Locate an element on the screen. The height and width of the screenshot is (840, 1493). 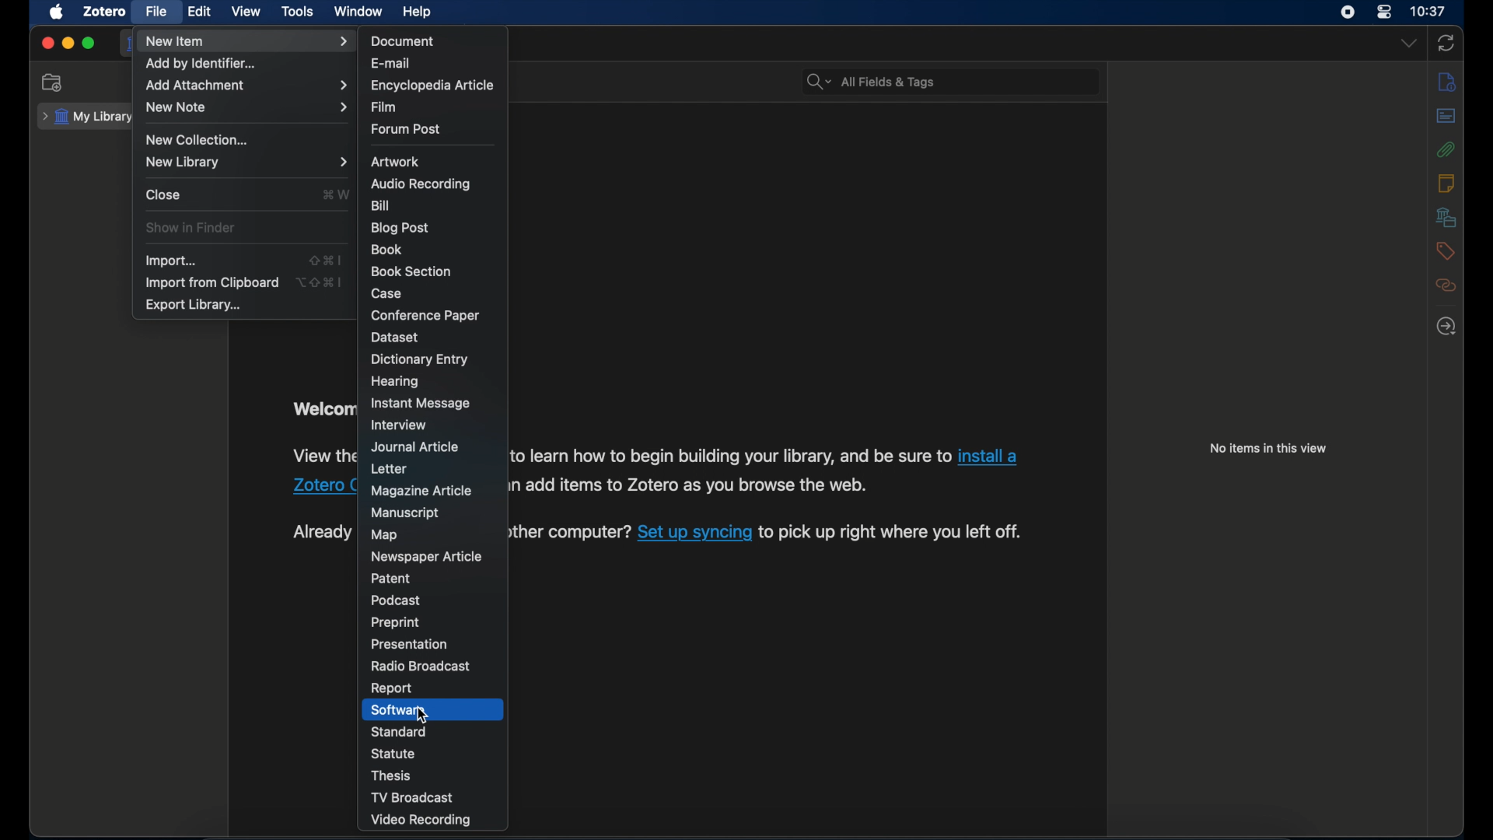
search bar input is located at coordinates (969, 80).